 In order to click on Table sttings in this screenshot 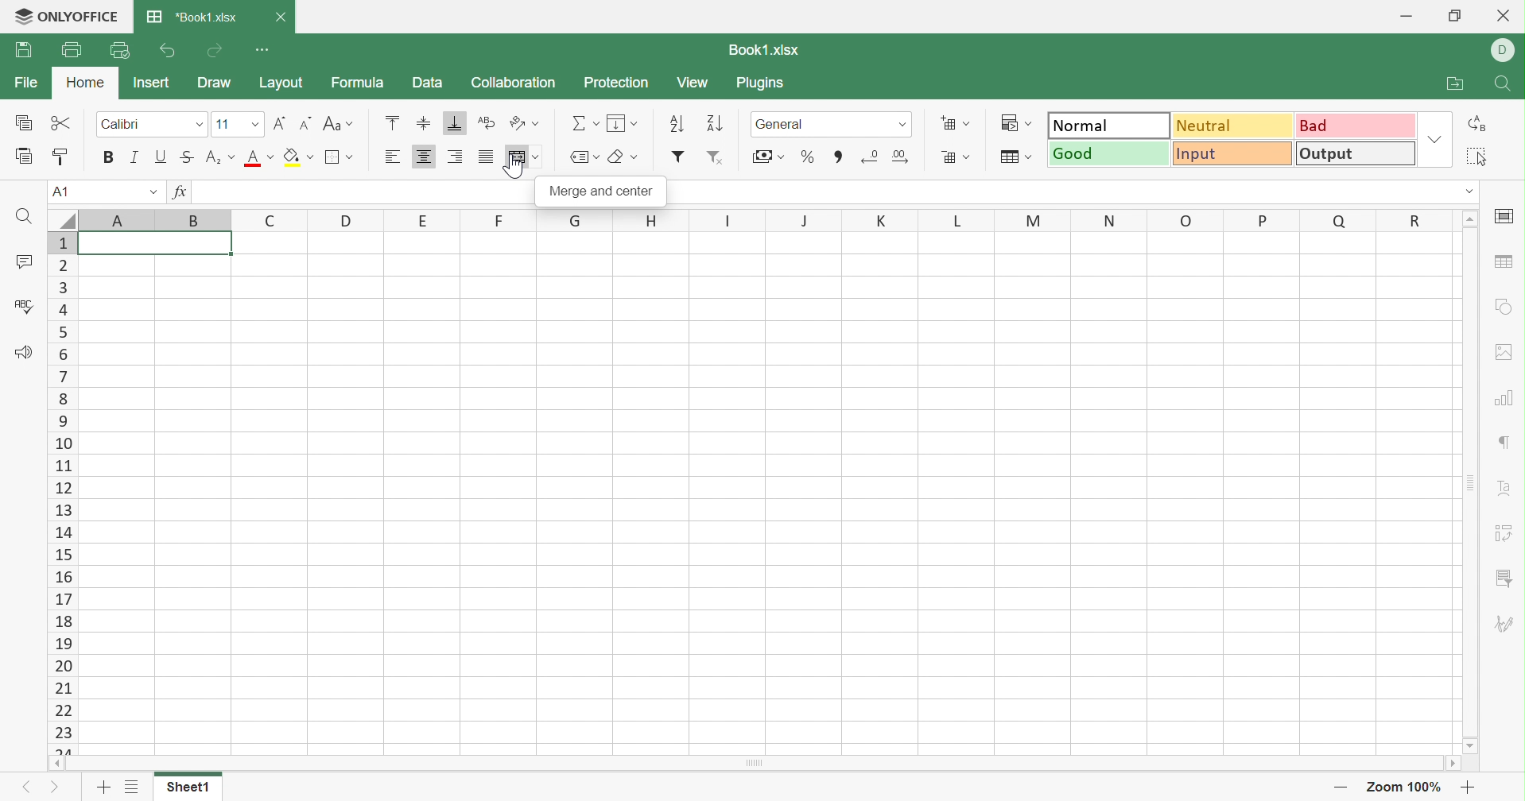, I will do `click(1507, 264)`.